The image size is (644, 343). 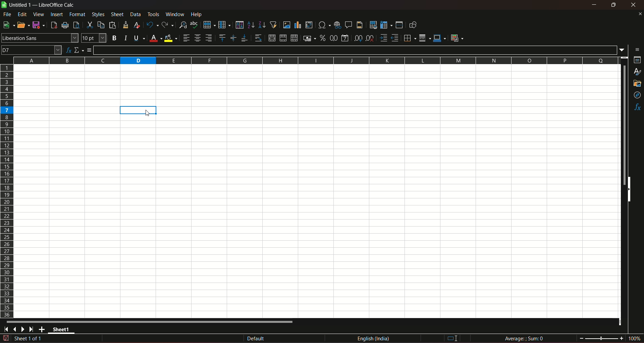 I want to click on insert chart, so click(x=298, y=25).